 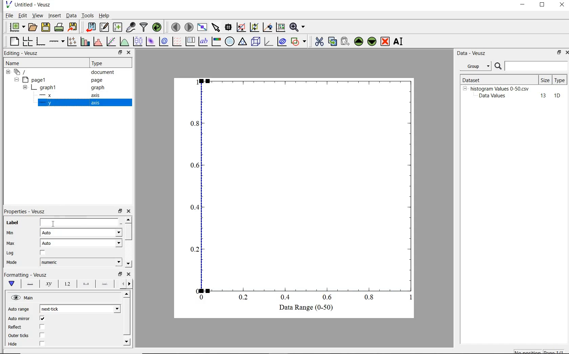 I want to click on plot key, so click(x=190, y=41).